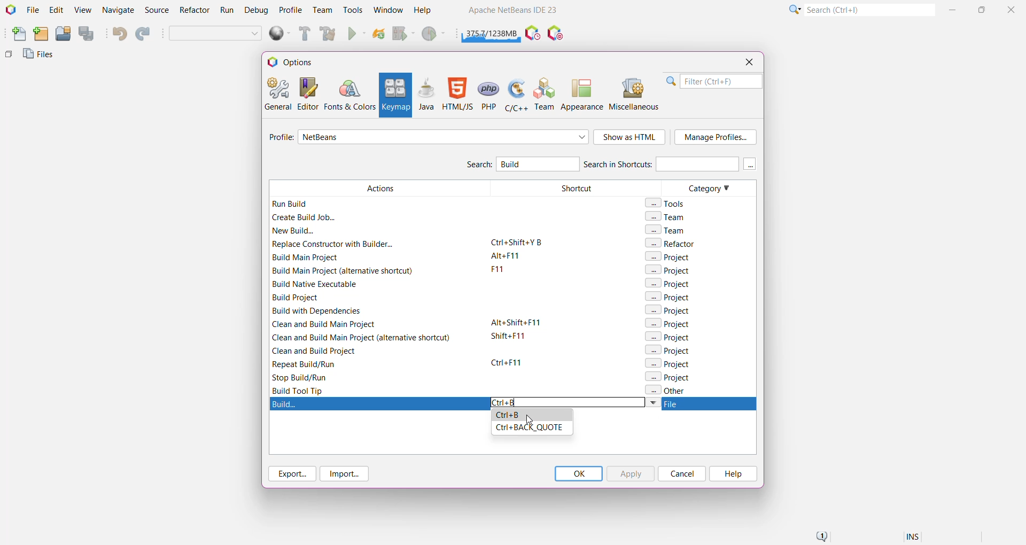 This screenshot has width=1026, height=545. I want to click on Close, so click(1013, 9).